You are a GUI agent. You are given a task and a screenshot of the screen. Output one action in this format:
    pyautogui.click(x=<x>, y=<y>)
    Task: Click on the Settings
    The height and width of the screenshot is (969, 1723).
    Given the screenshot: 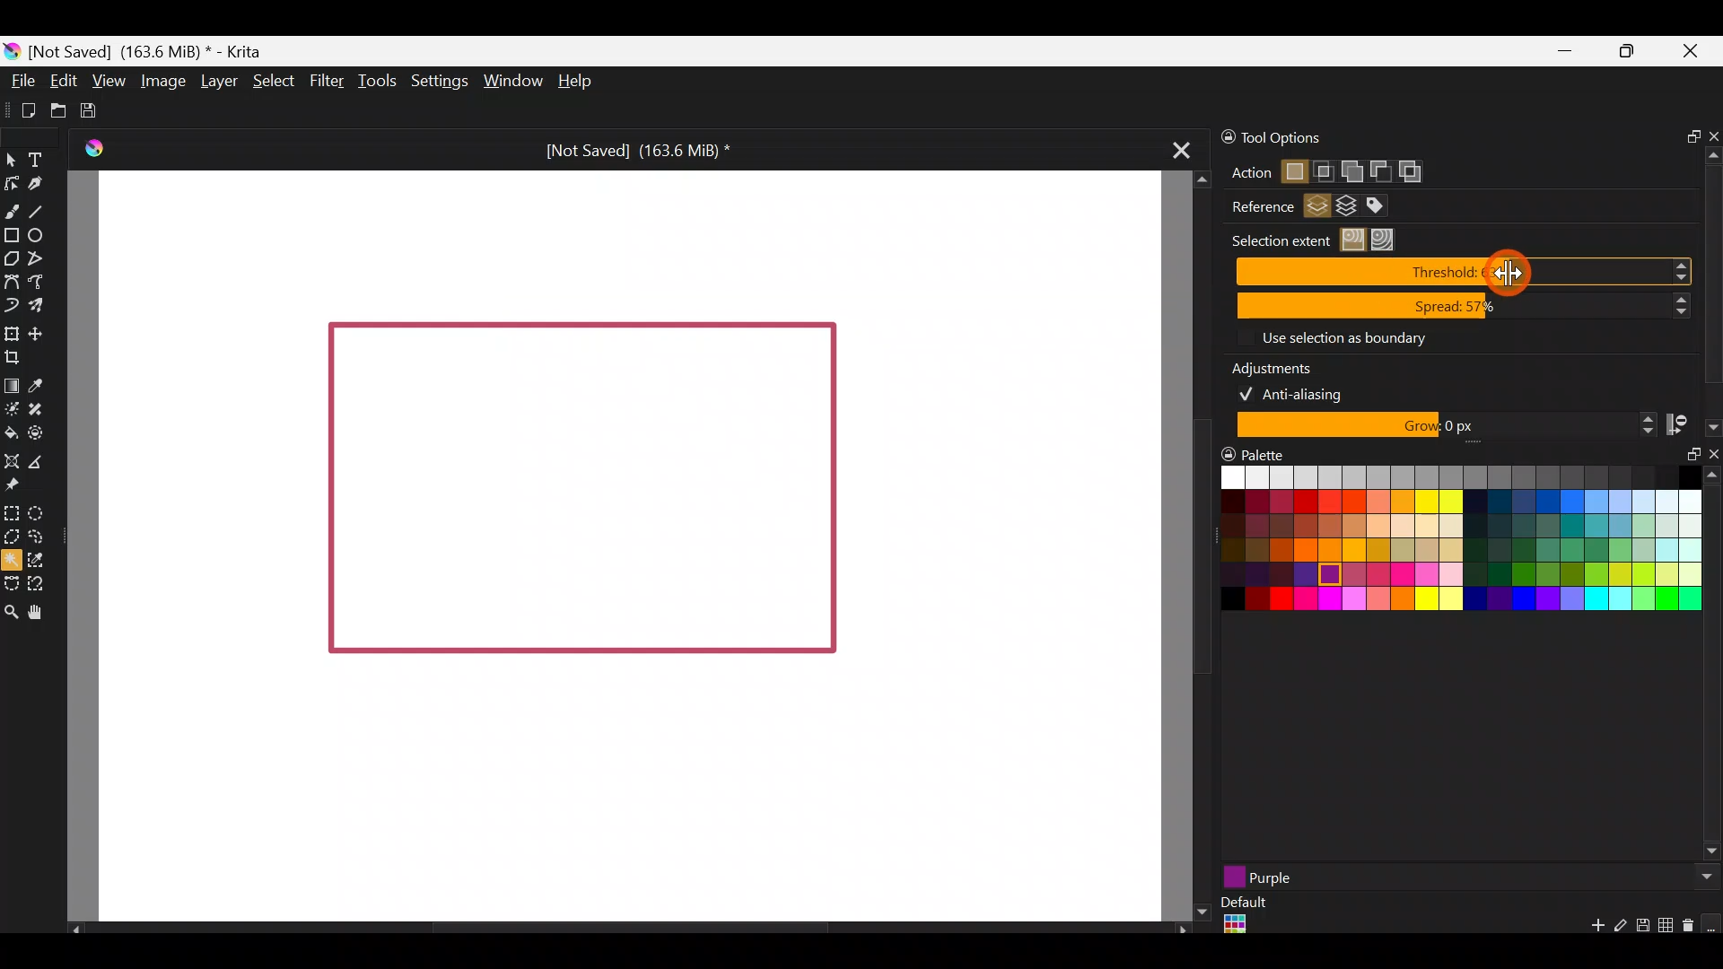 What is the action you would take?
    pyautogui.click(x=436, y=78)
    